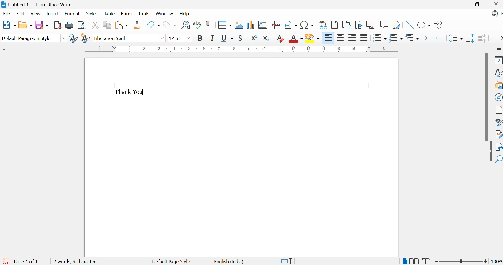 The image size is (503, 265). What do you see at coordinates (497, 14) in the screenshot?
I see `LibreOffice Update Available` at bounding box center [497, 14].